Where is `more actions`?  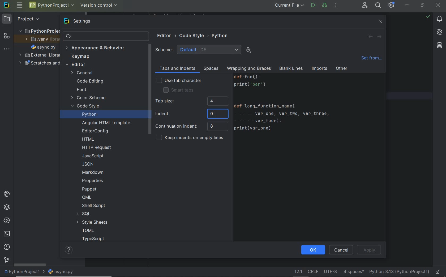 more actions is located at coordinates (336, 5).